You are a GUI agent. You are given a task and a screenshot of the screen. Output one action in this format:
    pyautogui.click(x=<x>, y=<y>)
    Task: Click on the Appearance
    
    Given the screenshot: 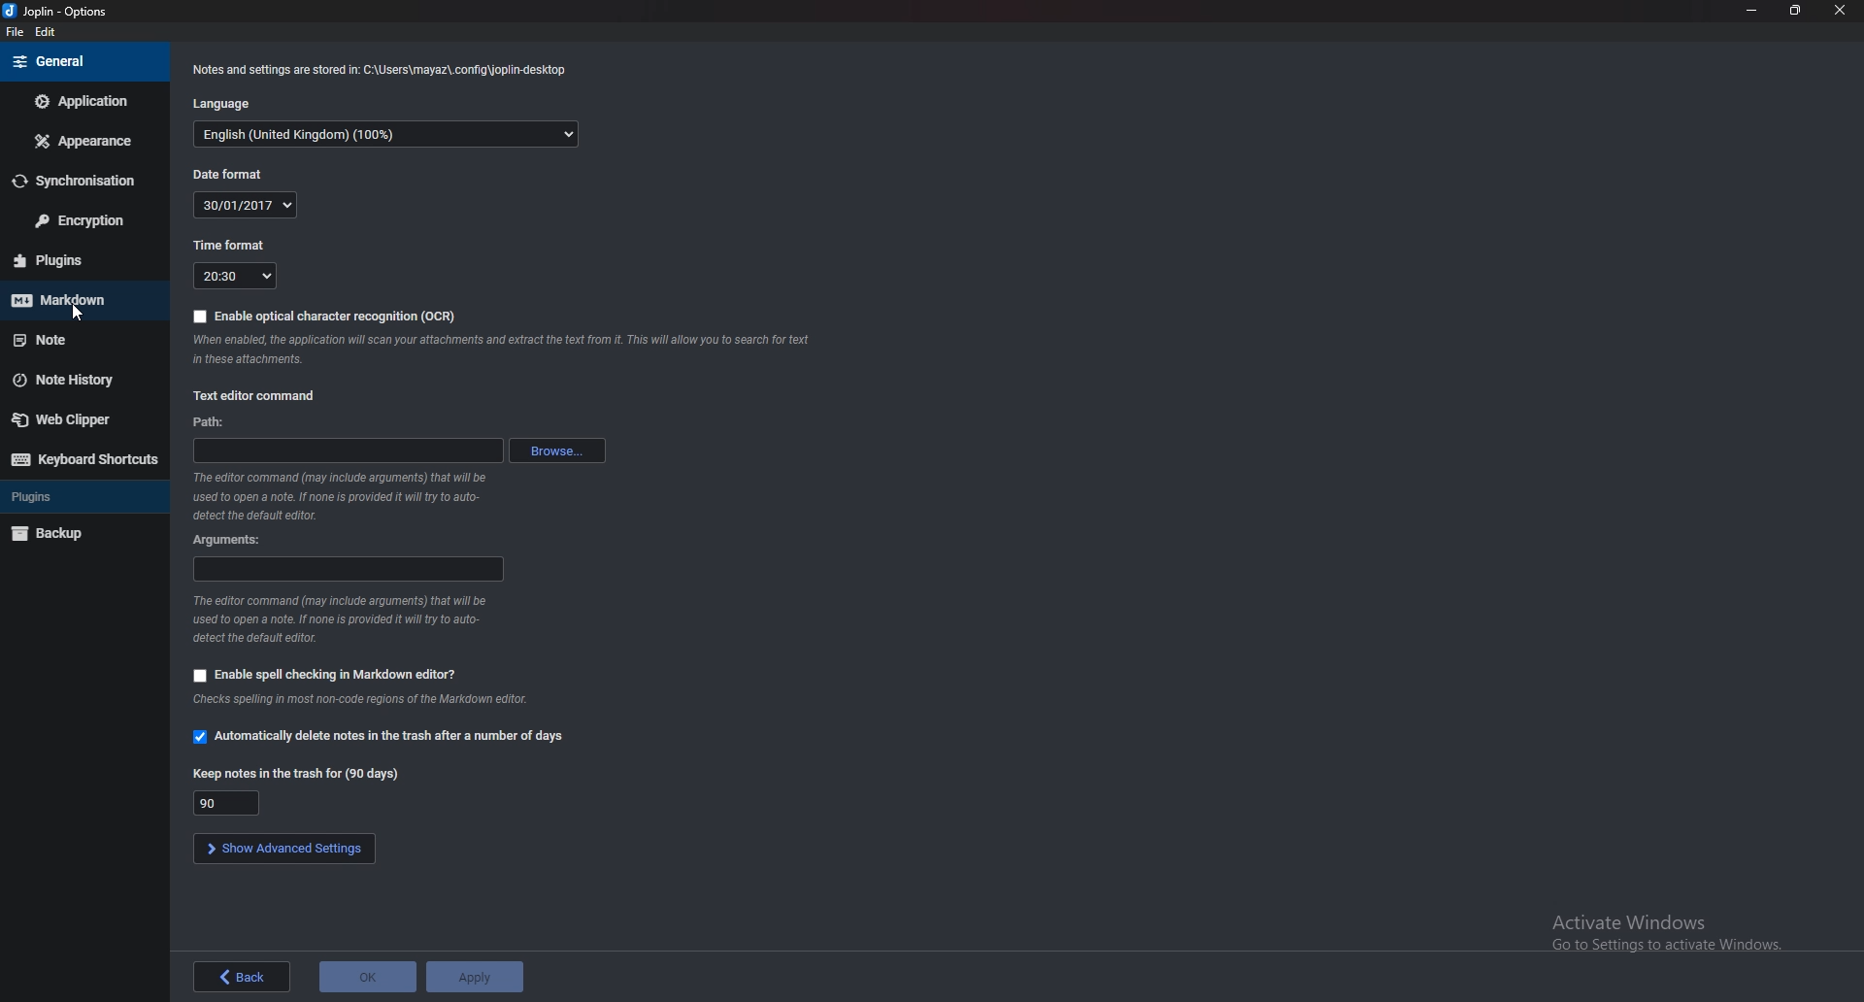 What is the action you would take?
    pyautogui.click(x=82, y=143)
    